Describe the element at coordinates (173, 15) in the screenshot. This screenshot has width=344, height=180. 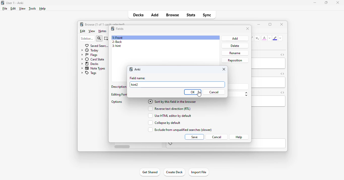
I see `browse` at that location.